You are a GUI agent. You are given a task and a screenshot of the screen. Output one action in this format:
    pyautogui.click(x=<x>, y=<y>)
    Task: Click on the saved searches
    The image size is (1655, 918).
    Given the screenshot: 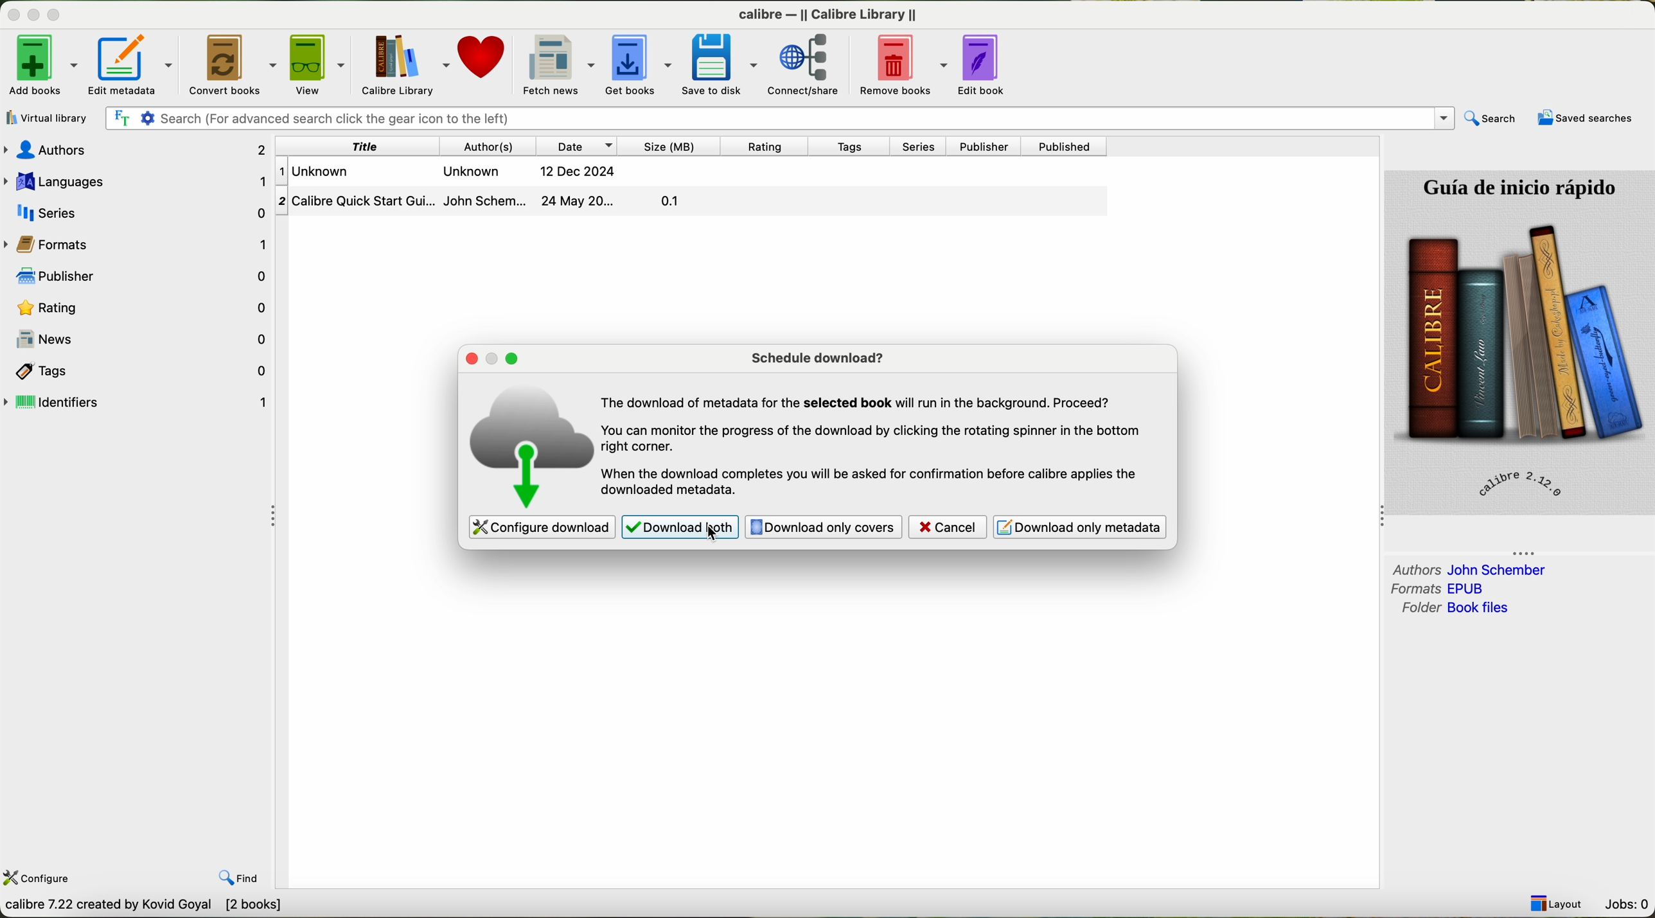 What is the action you would take?
    pyautogui.click(x=1584, y=119)
    